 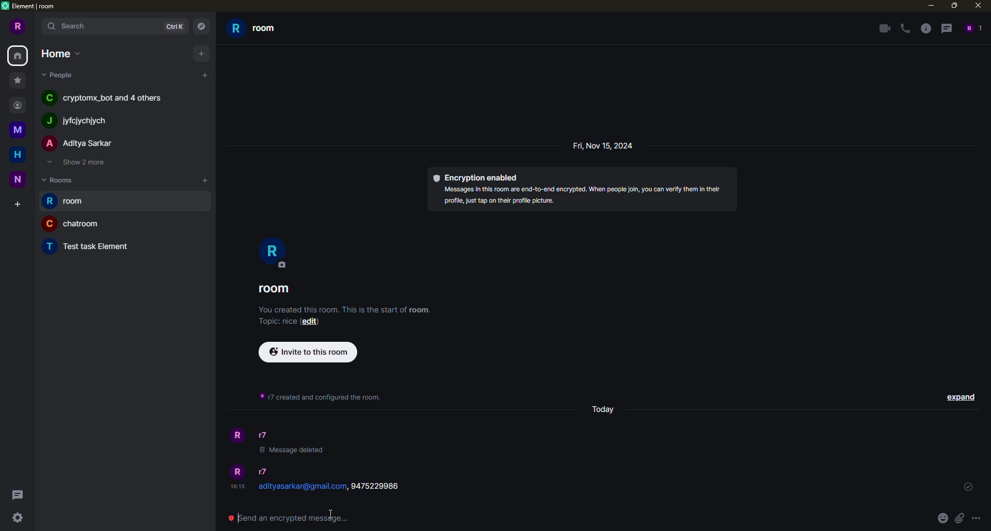 I want to click on threads, so click(x=18, y=493).